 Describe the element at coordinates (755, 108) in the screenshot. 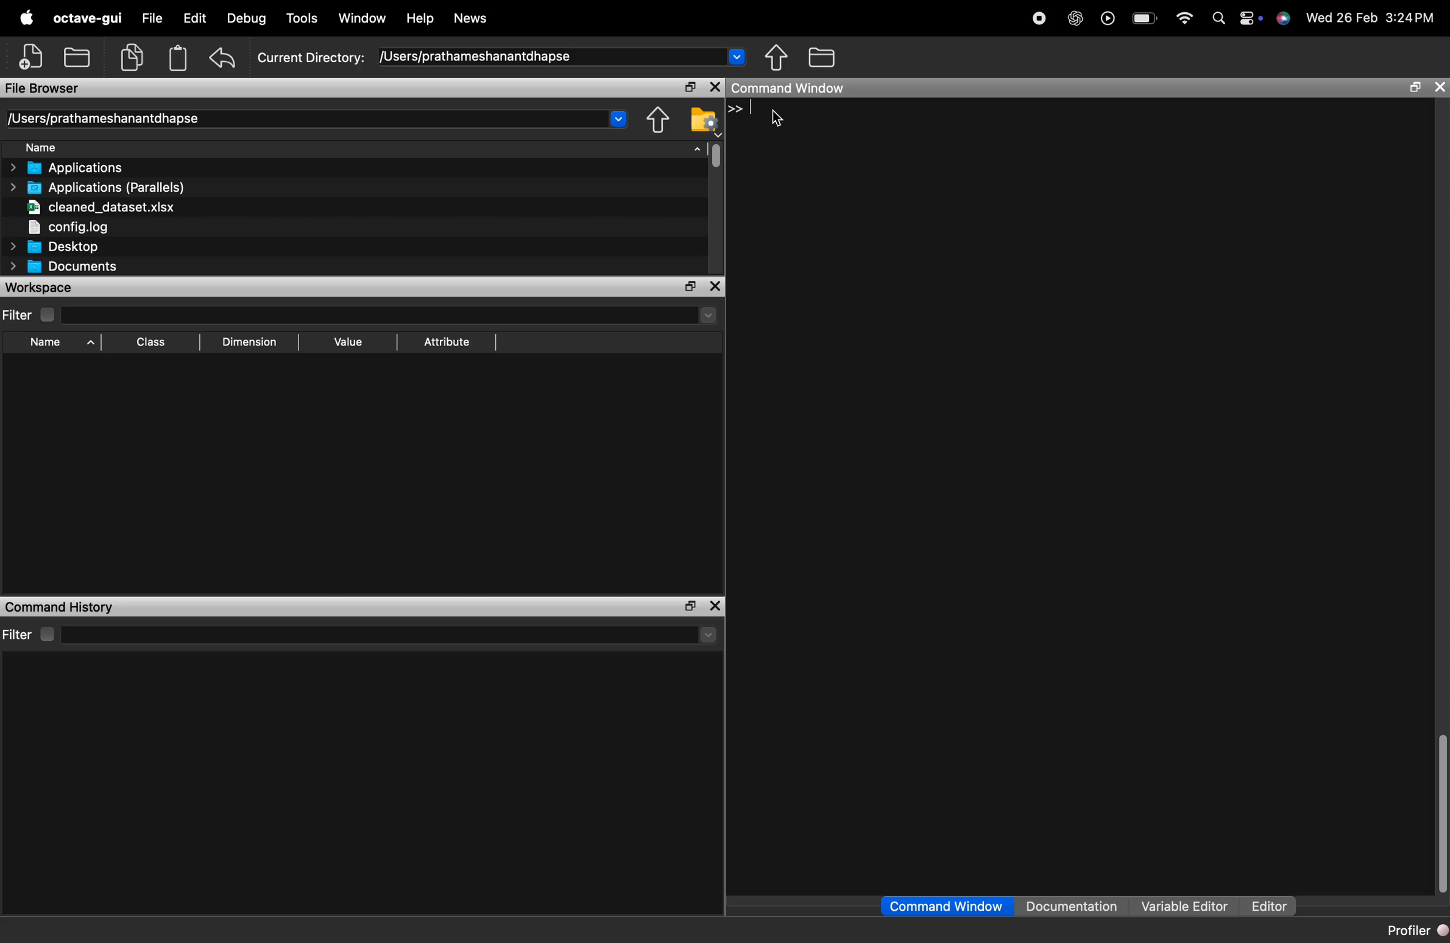

I see `Tap text` at that location.